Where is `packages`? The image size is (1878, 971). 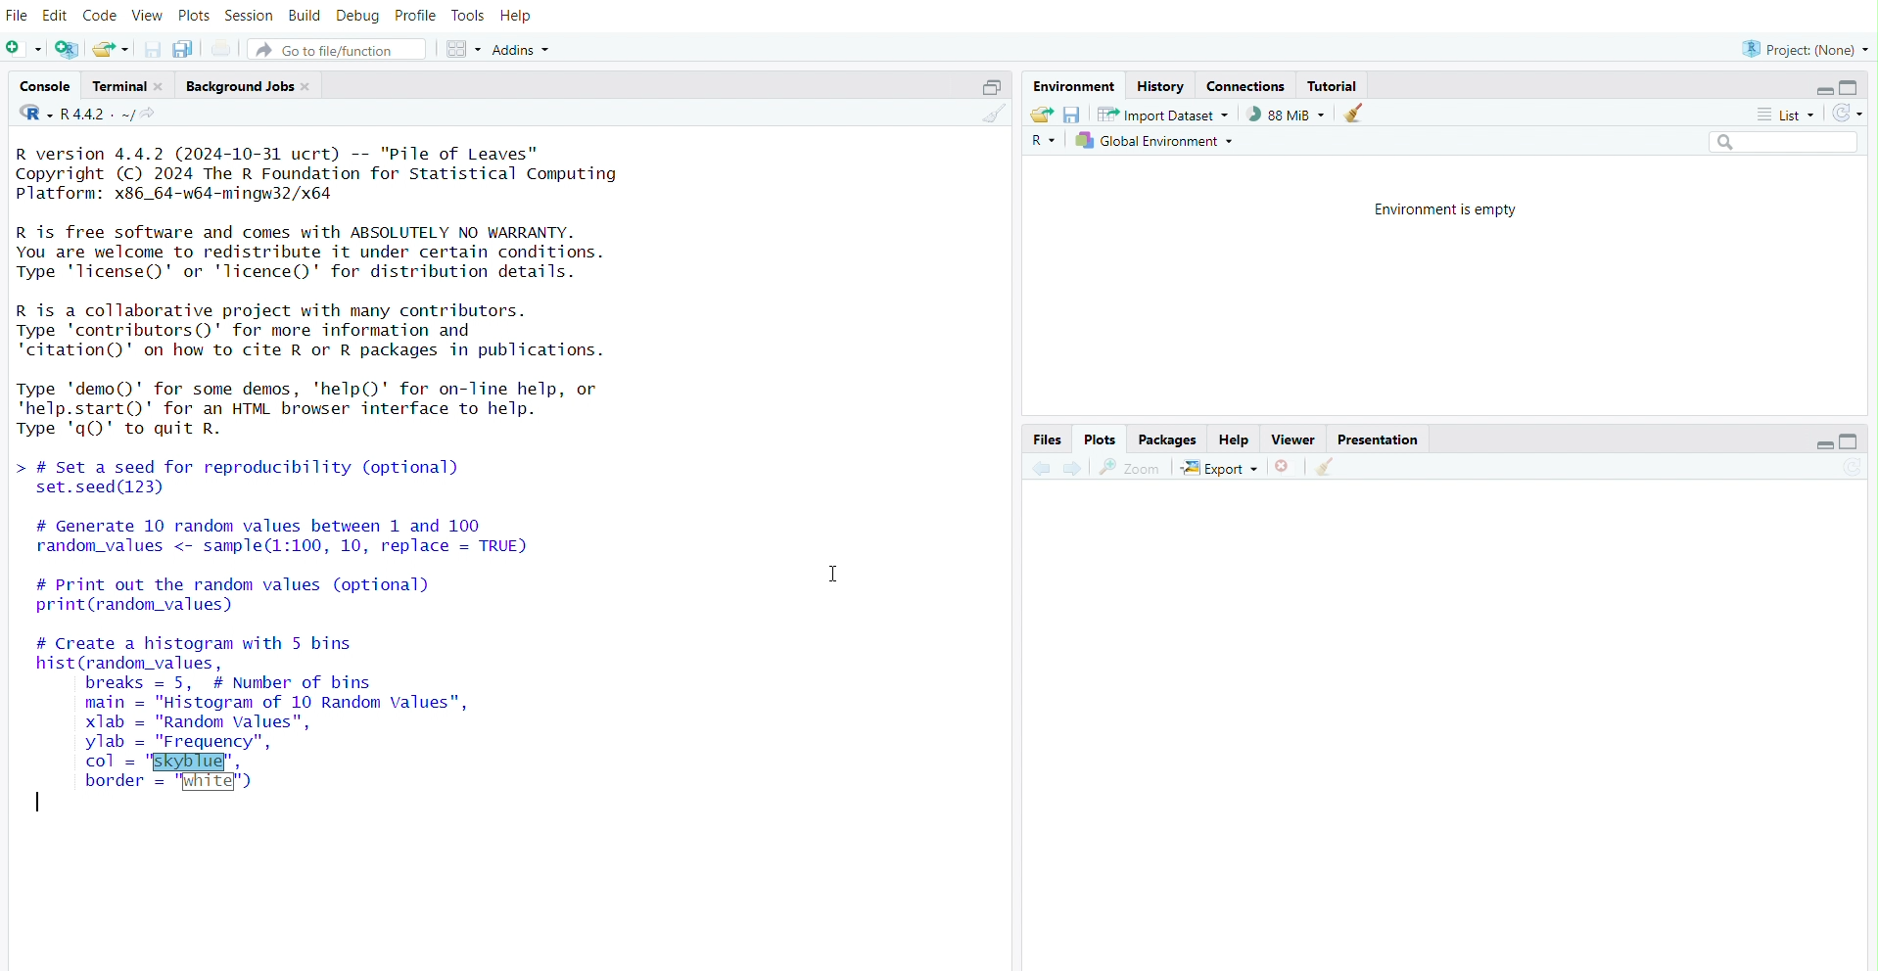
packages is located at coordinates (1166, 439).